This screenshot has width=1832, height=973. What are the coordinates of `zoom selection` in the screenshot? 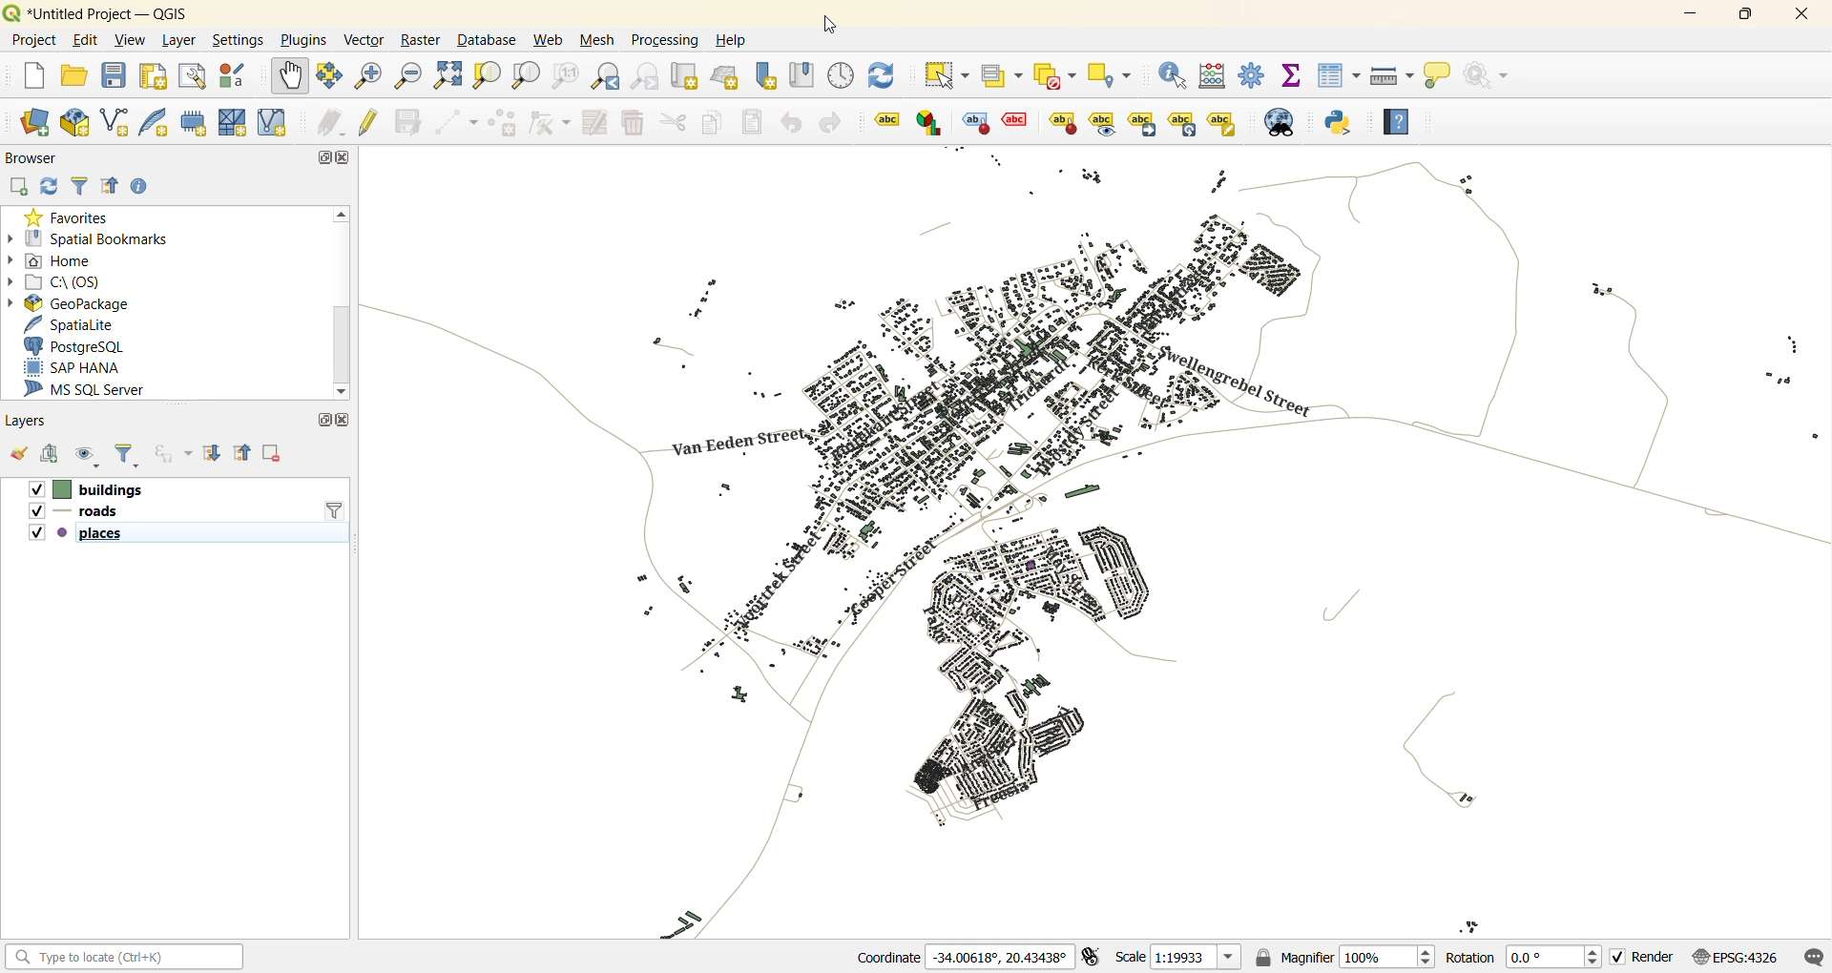 It's located at (450, 78).